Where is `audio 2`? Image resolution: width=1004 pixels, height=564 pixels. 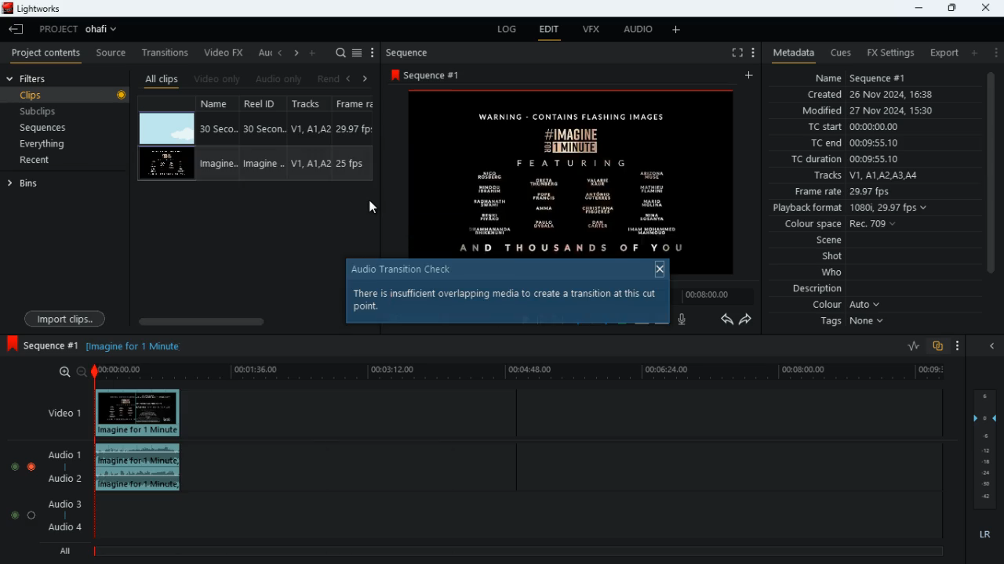
audio 2 is located at coordinates (61, 480).